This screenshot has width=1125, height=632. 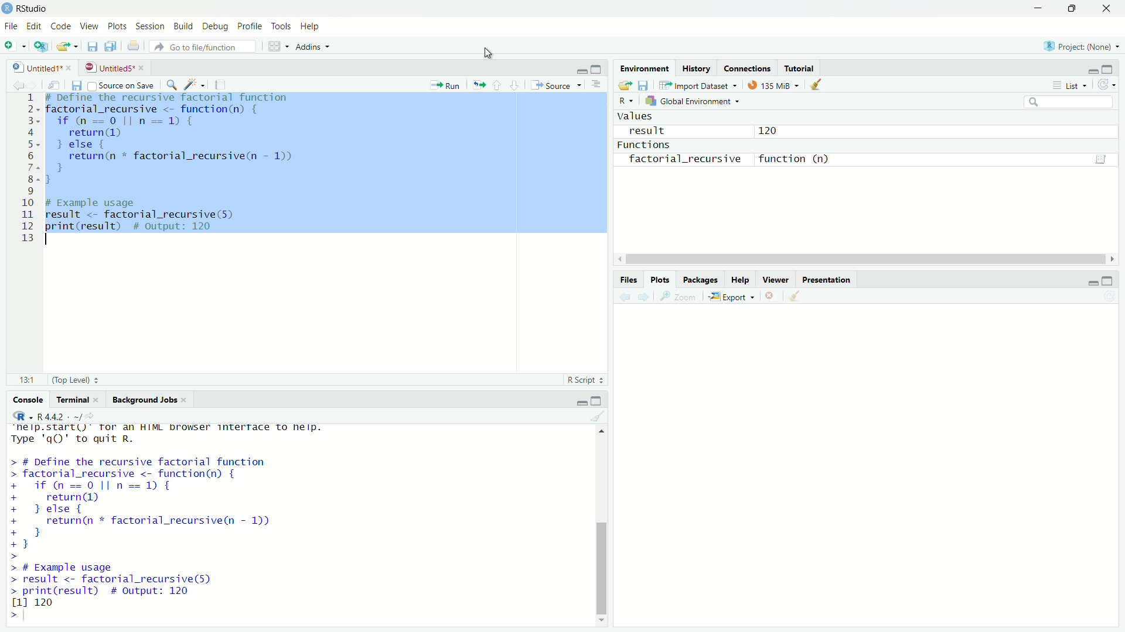 What do you see at coordinates (76, 380) in the screenshot?
I see `(Top Level)` at bounding box center [76, 380].